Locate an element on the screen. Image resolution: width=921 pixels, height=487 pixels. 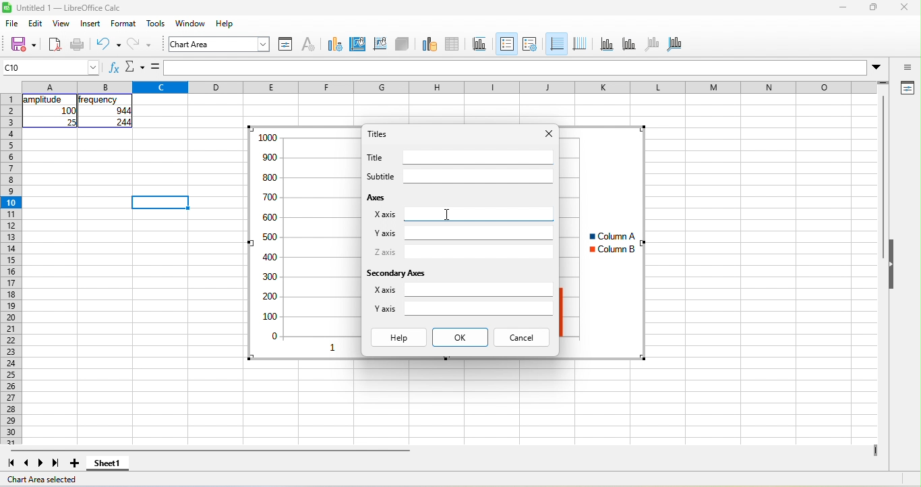
Title is located at coordinates (374, 157).